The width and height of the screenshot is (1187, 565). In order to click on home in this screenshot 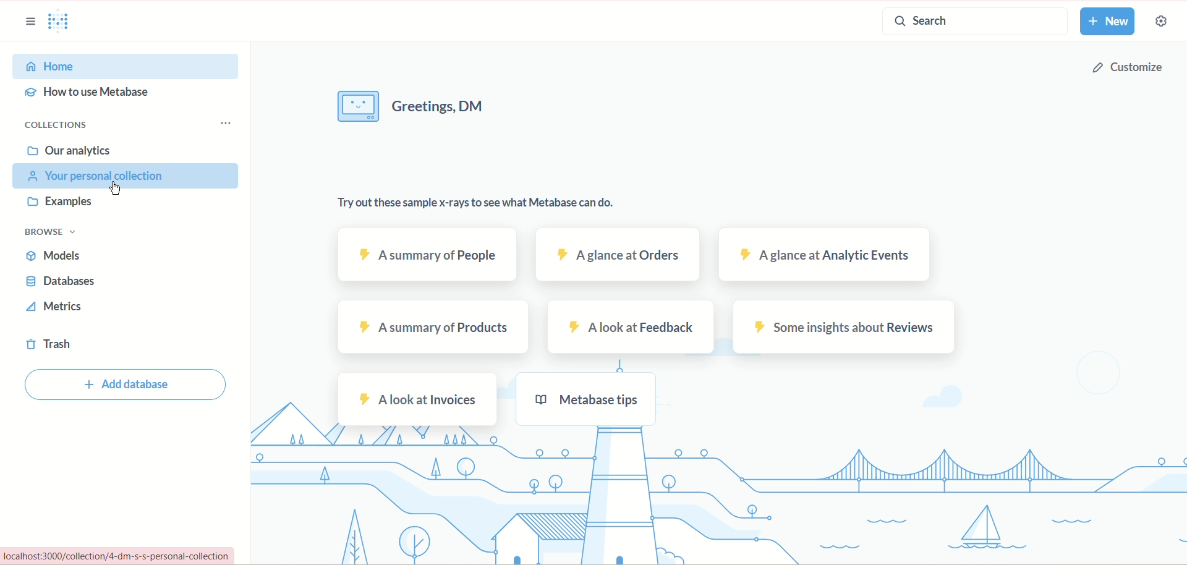, I will do `click(127, 67)`.